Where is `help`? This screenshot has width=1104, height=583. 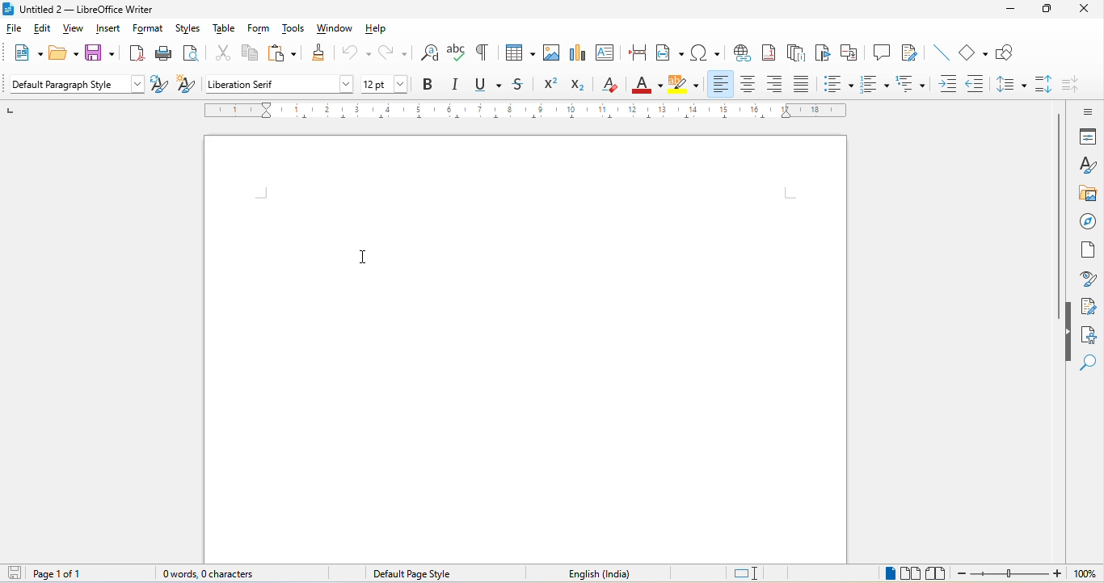
help is located at coordinates (380, 29).